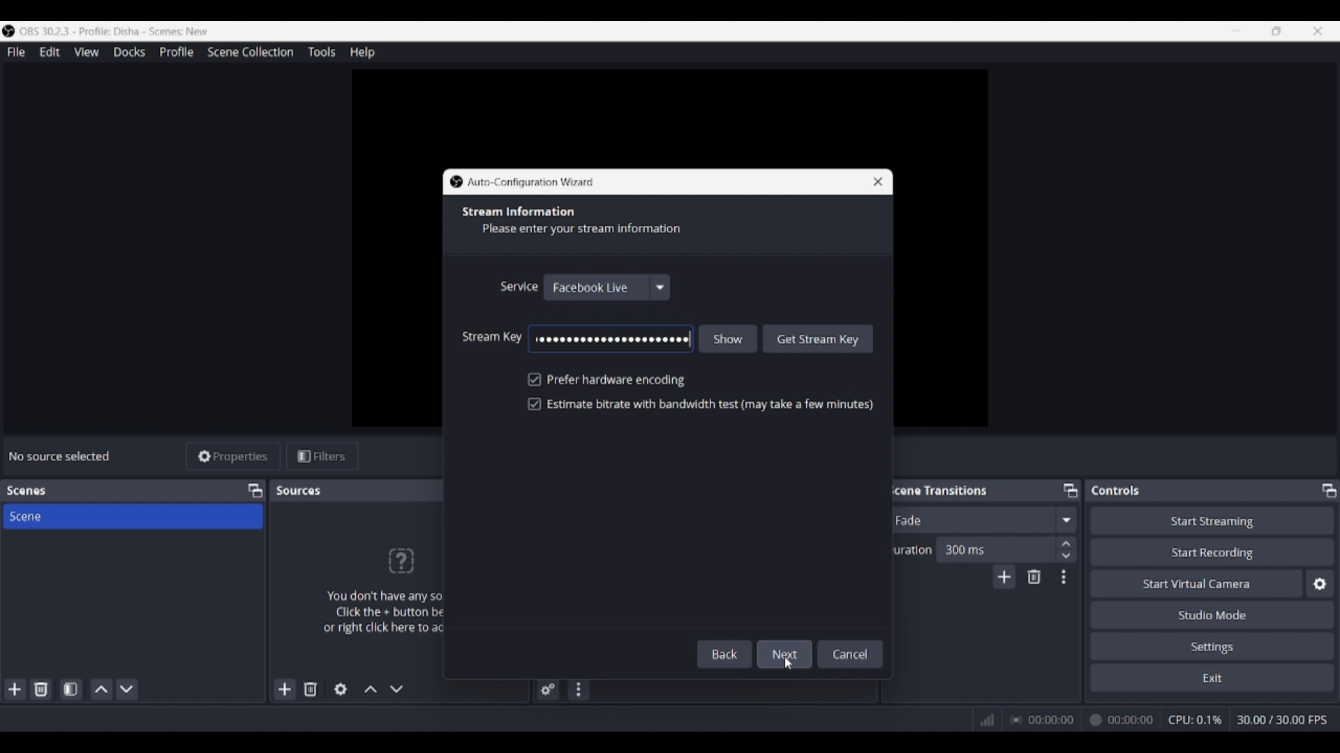 This screenshot has width=1340, height=753. Describe the element at coordinates (531, 183) in the screenshot. I see `Window title` at that location.